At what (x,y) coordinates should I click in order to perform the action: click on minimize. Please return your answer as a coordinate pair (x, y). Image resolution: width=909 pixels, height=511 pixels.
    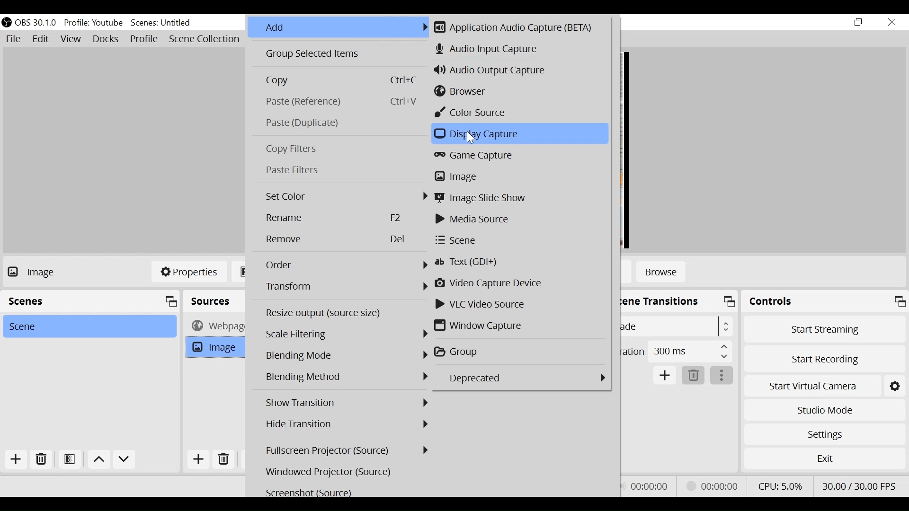
    Looking at the image, I should click on (825, 22).